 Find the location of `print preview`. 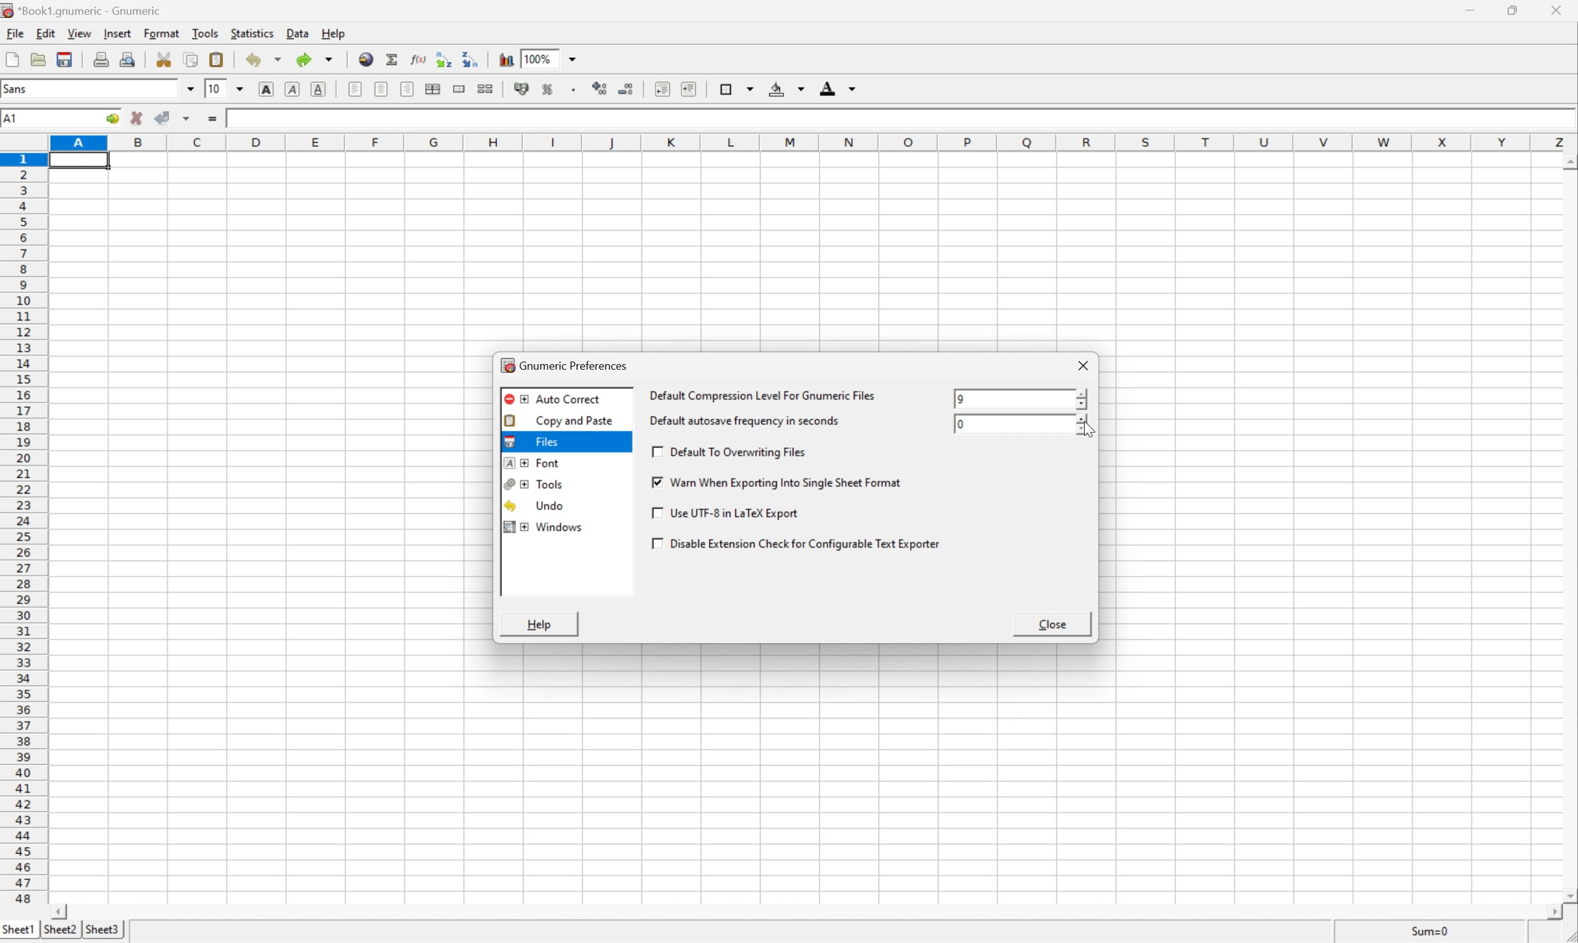

print preview is located at coordinates (127, 58).